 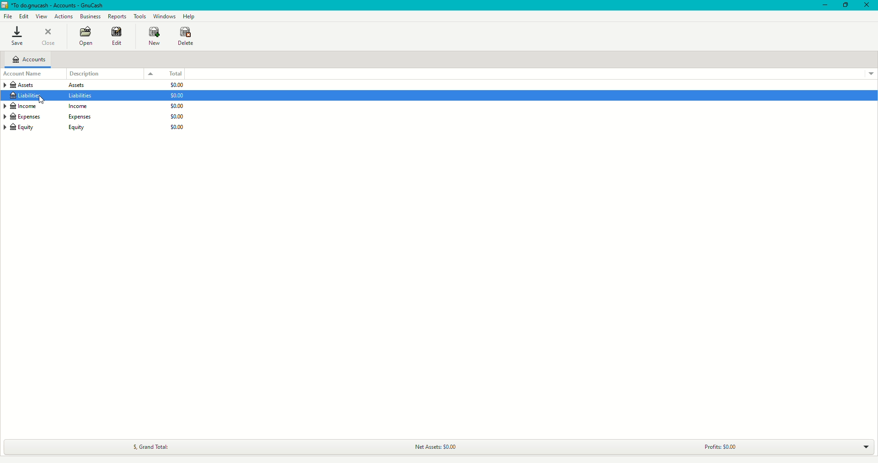 I want to click on Save, so click(x=17, y=37).